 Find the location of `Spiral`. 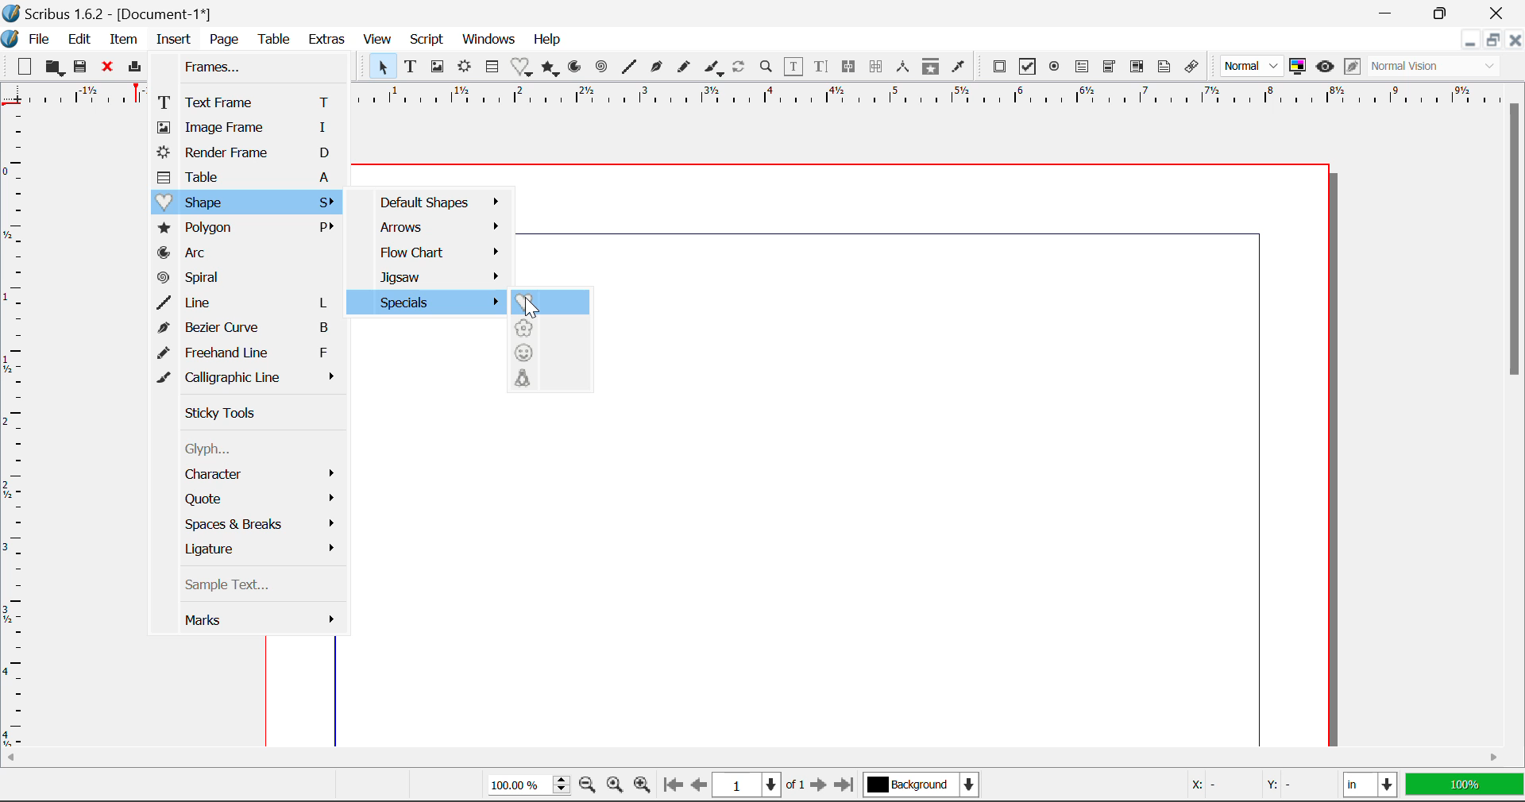

Spiral is located at coordinates (251, 280).